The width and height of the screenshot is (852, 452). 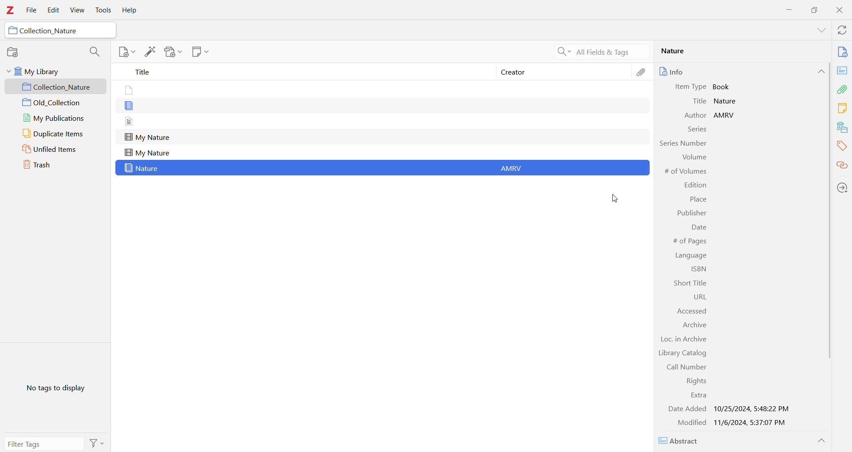 I want to click on # of Volumes, so click(x=686, y=172).